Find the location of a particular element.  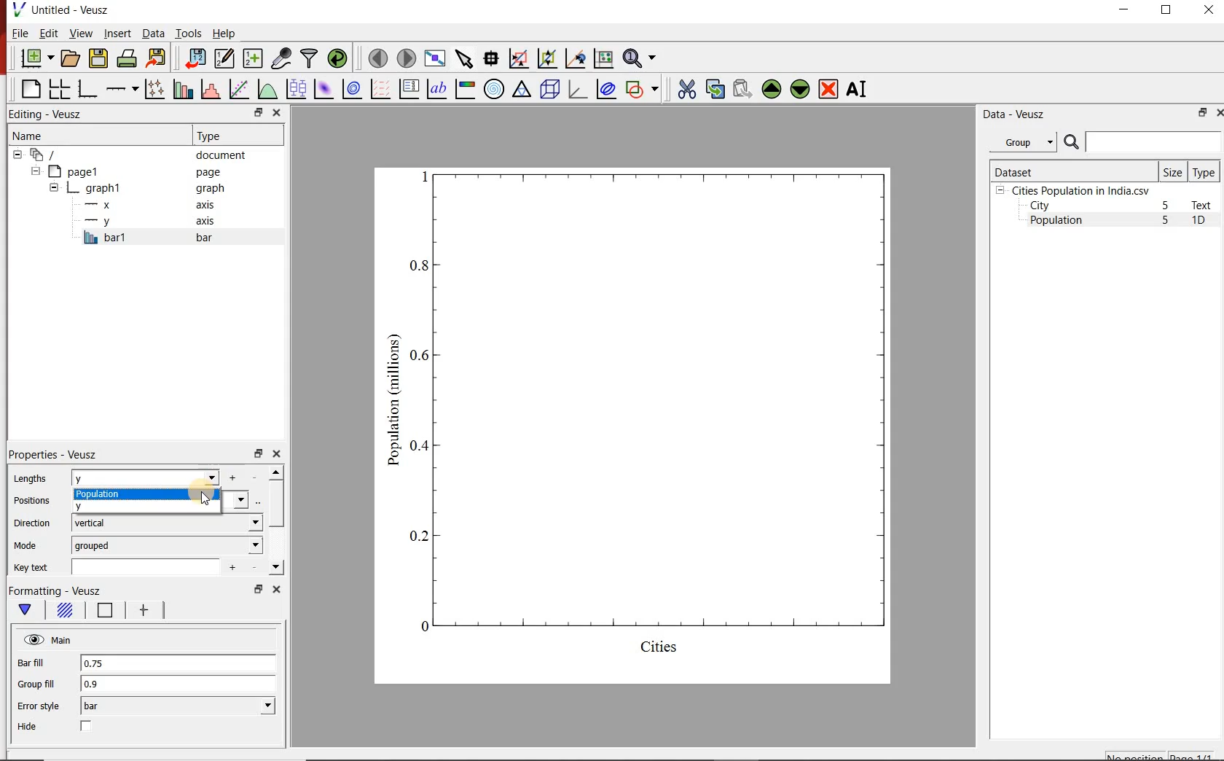

click or draw a rectangle to zoom graph indexes is located at coordinates (517, 58).